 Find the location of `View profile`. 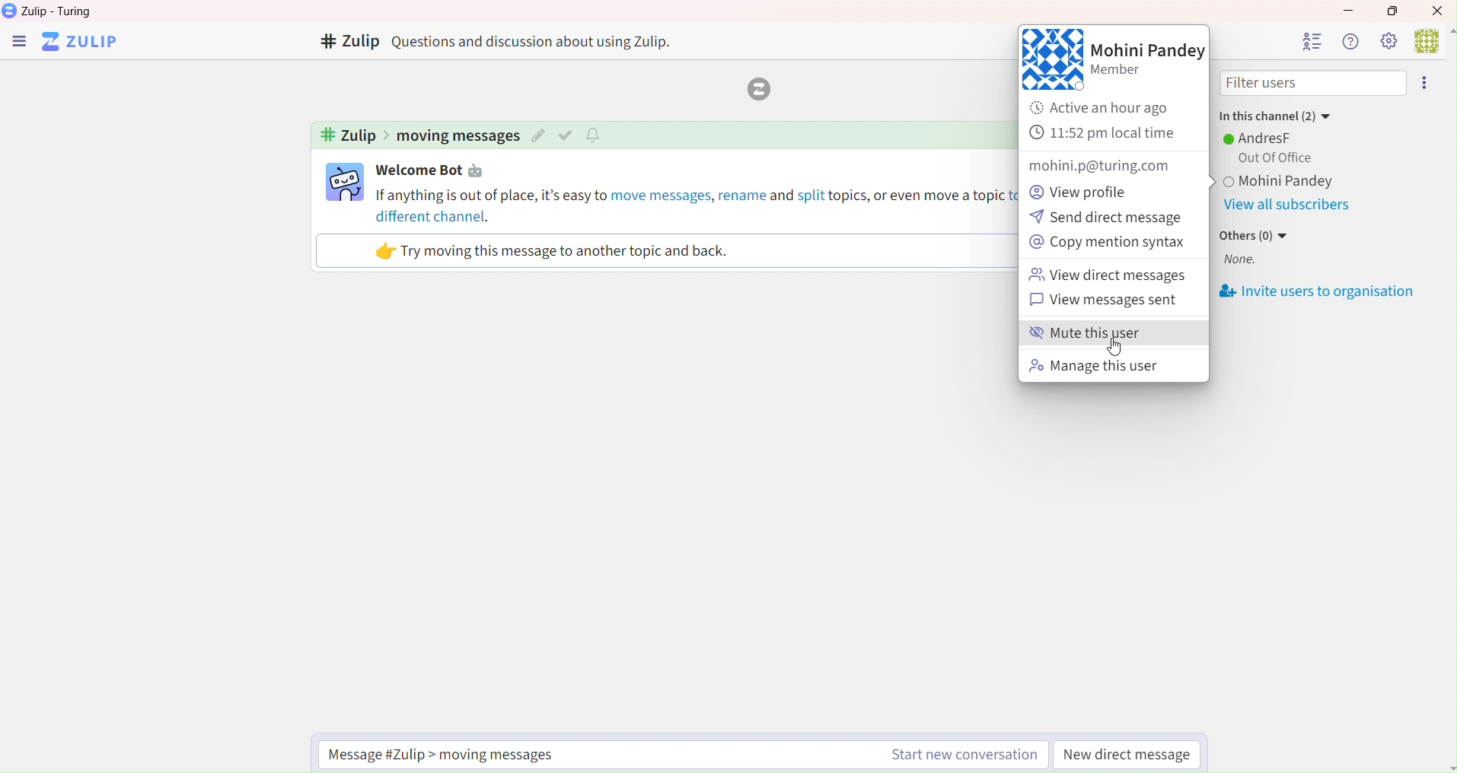

View profile is located at coordinates (1086, 190).